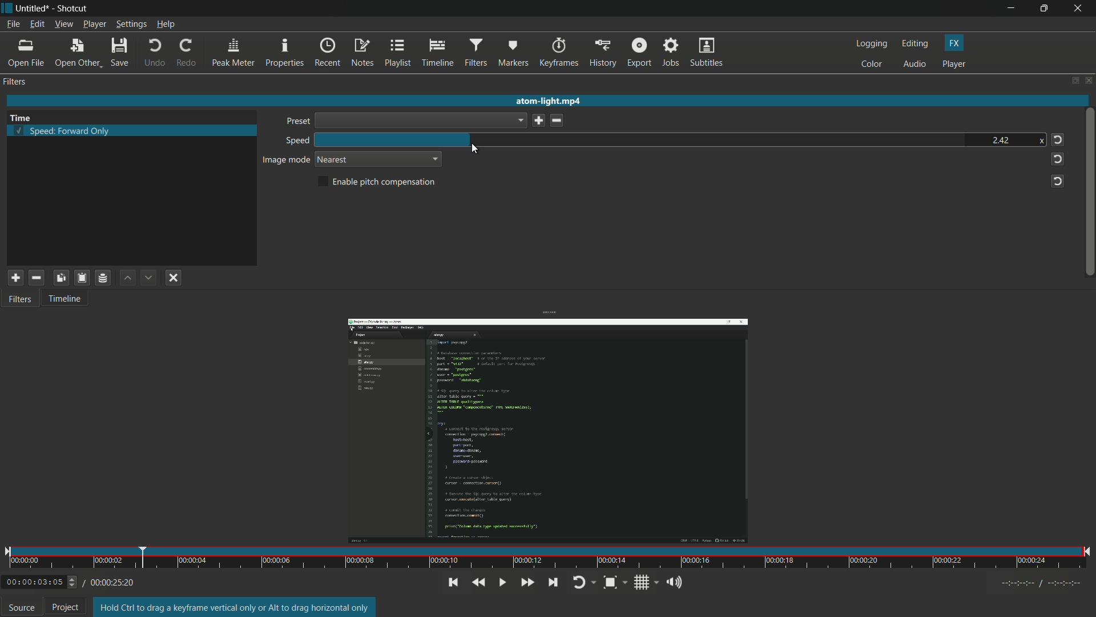 Image resolution: width=1096 pixels, height=617 pixels. I want to click on 00:00:03:05, so click(41, 581).